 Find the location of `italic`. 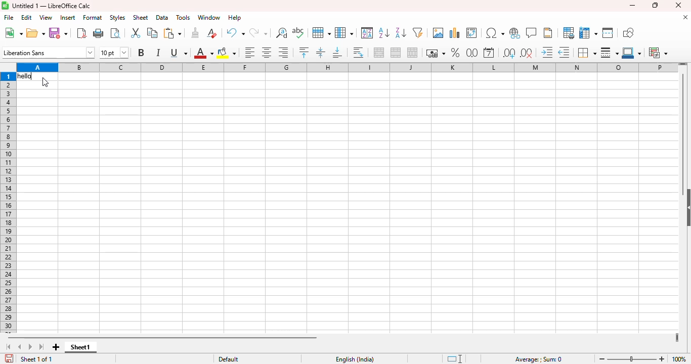

italic is located at coordinates (158, 53).